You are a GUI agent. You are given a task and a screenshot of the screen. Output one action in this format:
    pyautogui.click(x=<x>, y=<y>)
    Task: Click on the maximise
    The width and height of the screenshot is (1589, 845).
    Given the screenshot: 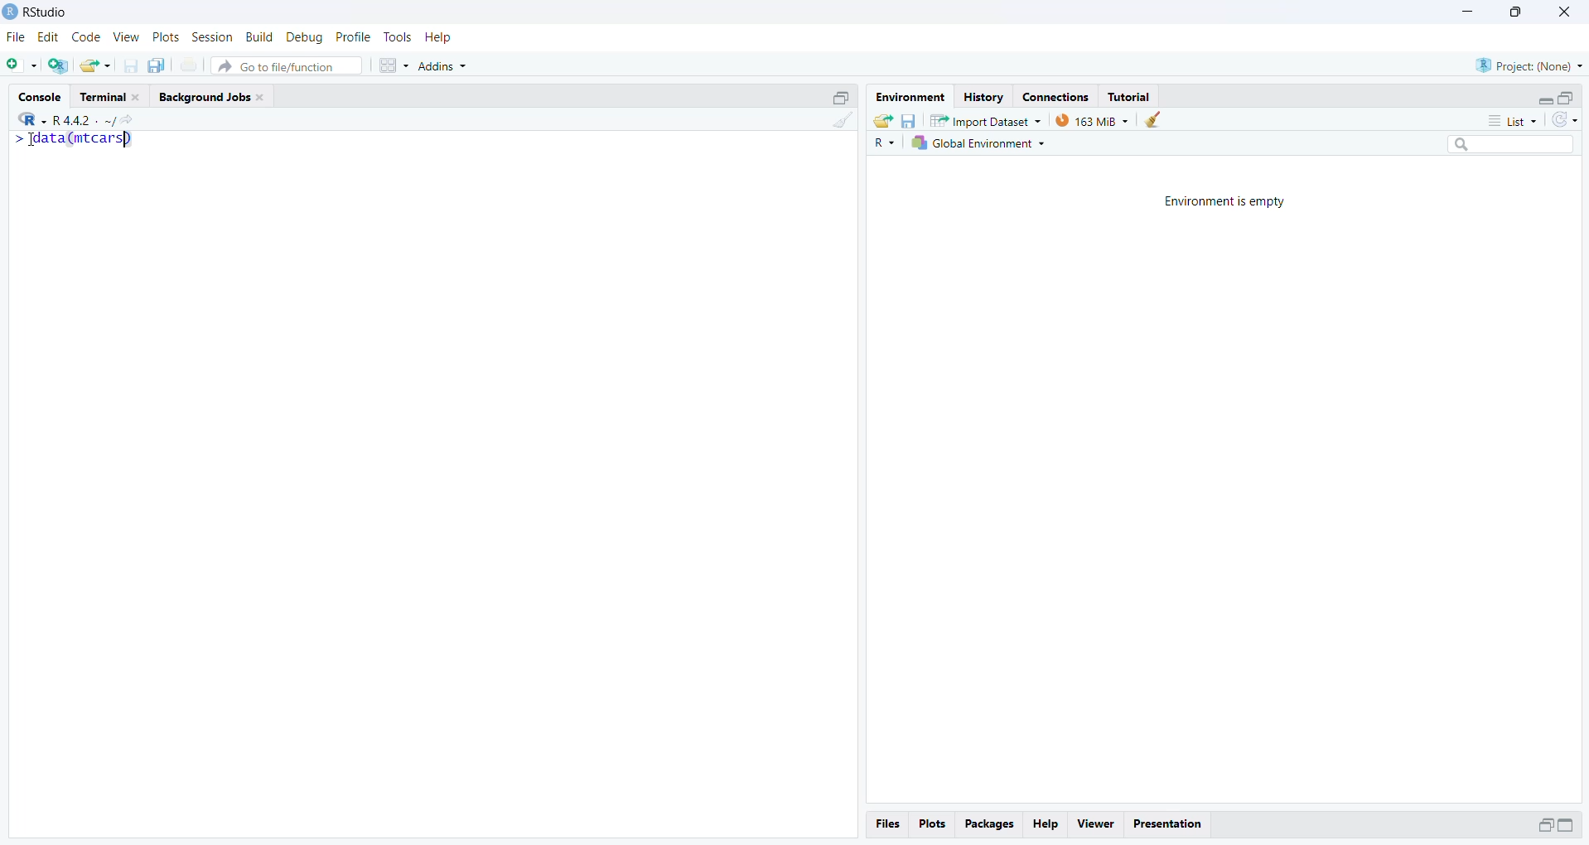 What is the action you would take?
    pyautogui.click(x=1515, y=12)
    